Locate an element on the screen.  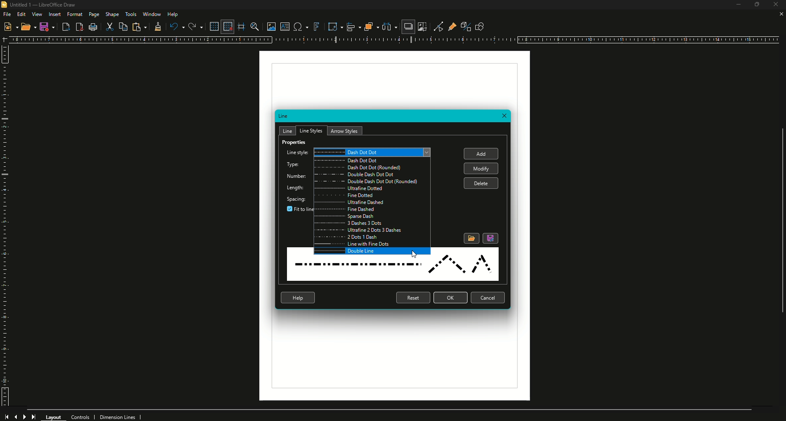
Redo is located at coordinates (195, 27).